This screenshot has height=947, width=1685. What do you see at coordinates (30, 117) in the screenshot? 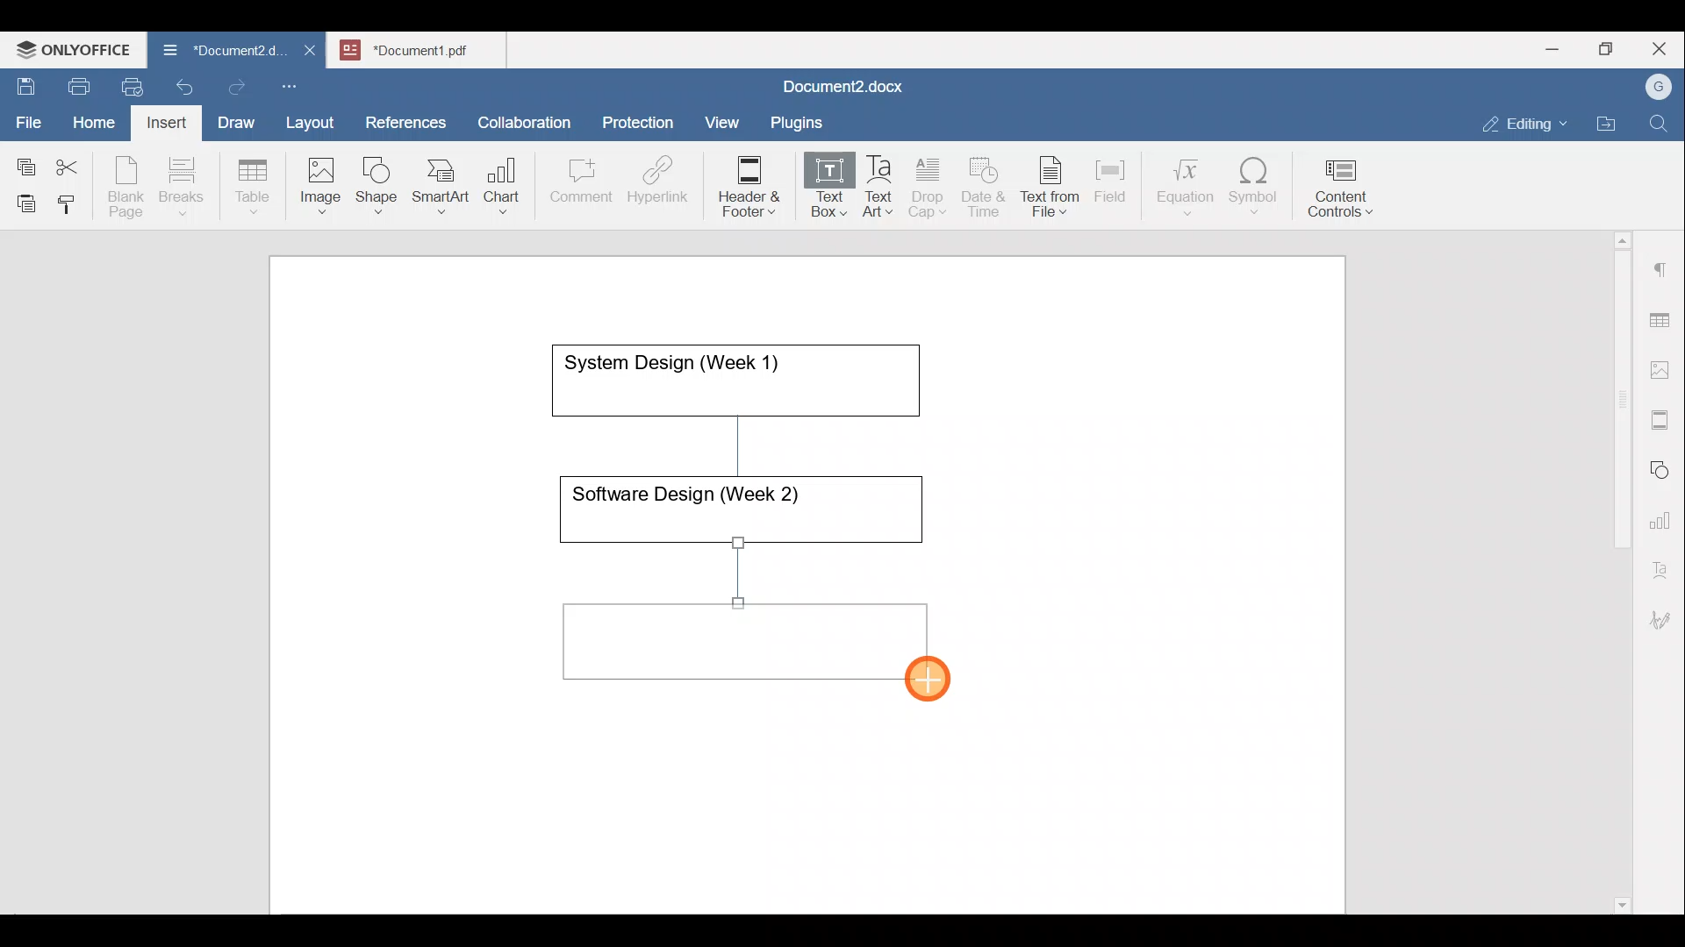
I see `File` at bounding box center [30, 117].